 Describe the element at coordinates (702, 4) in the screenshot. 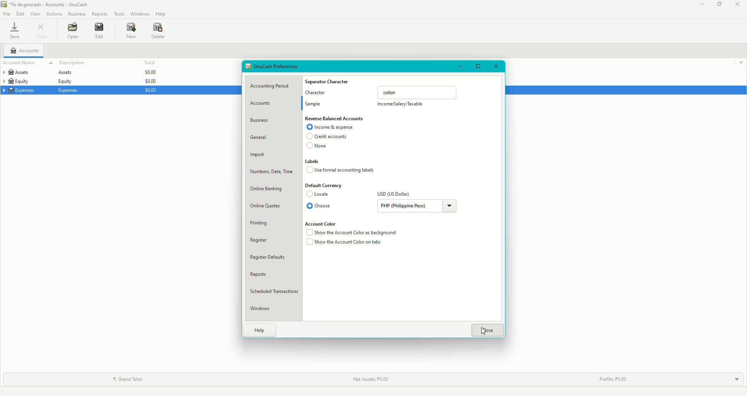

I see `Minimize` at that location.